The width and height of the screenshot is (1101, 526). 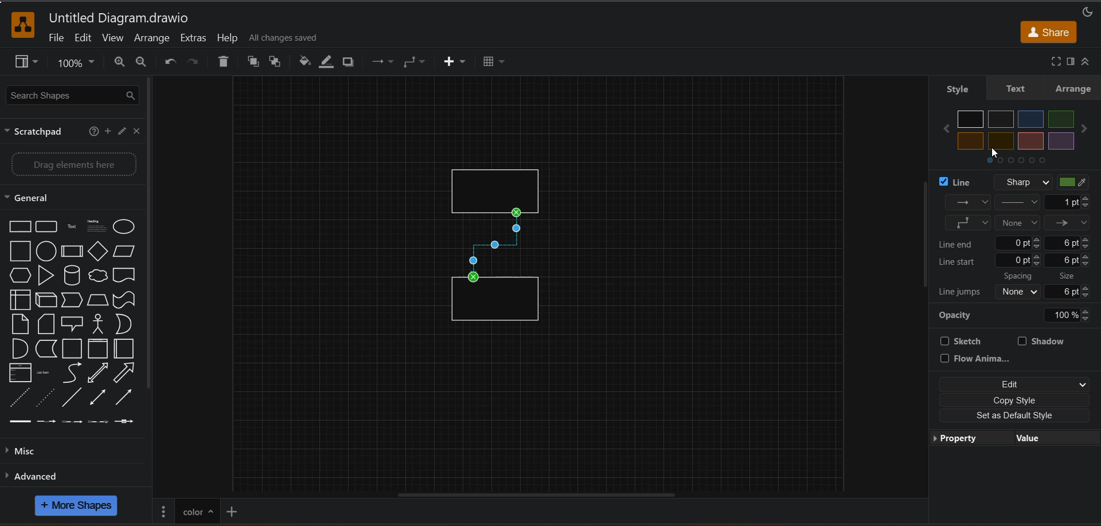 I want to click on Trapezoid, so click(x=99, y=301).